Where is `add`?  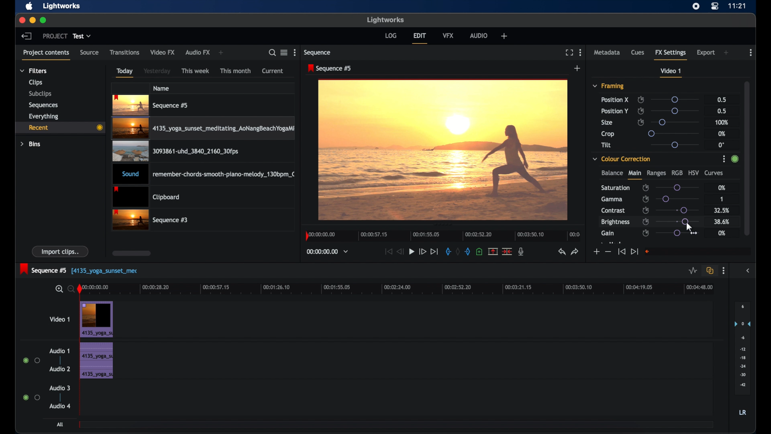 add is located at coordinates (504, 36).